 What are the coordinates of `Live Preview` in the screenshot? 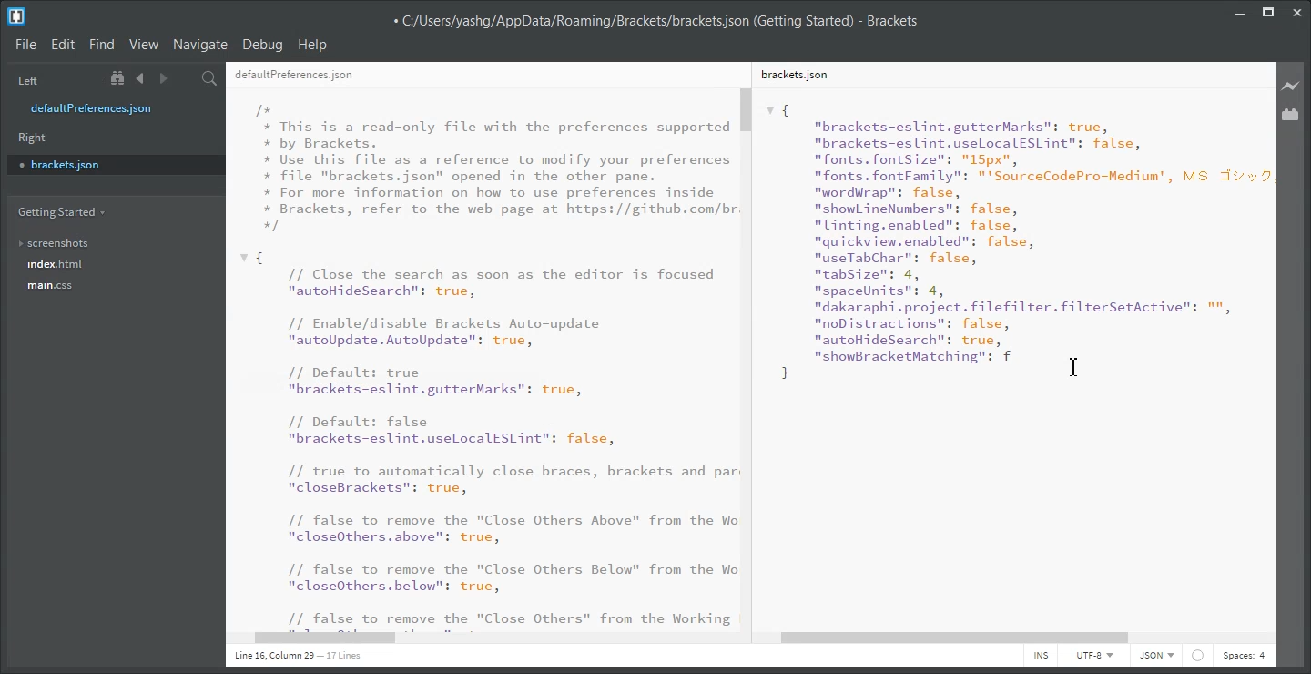 It's located at (1291, 85).